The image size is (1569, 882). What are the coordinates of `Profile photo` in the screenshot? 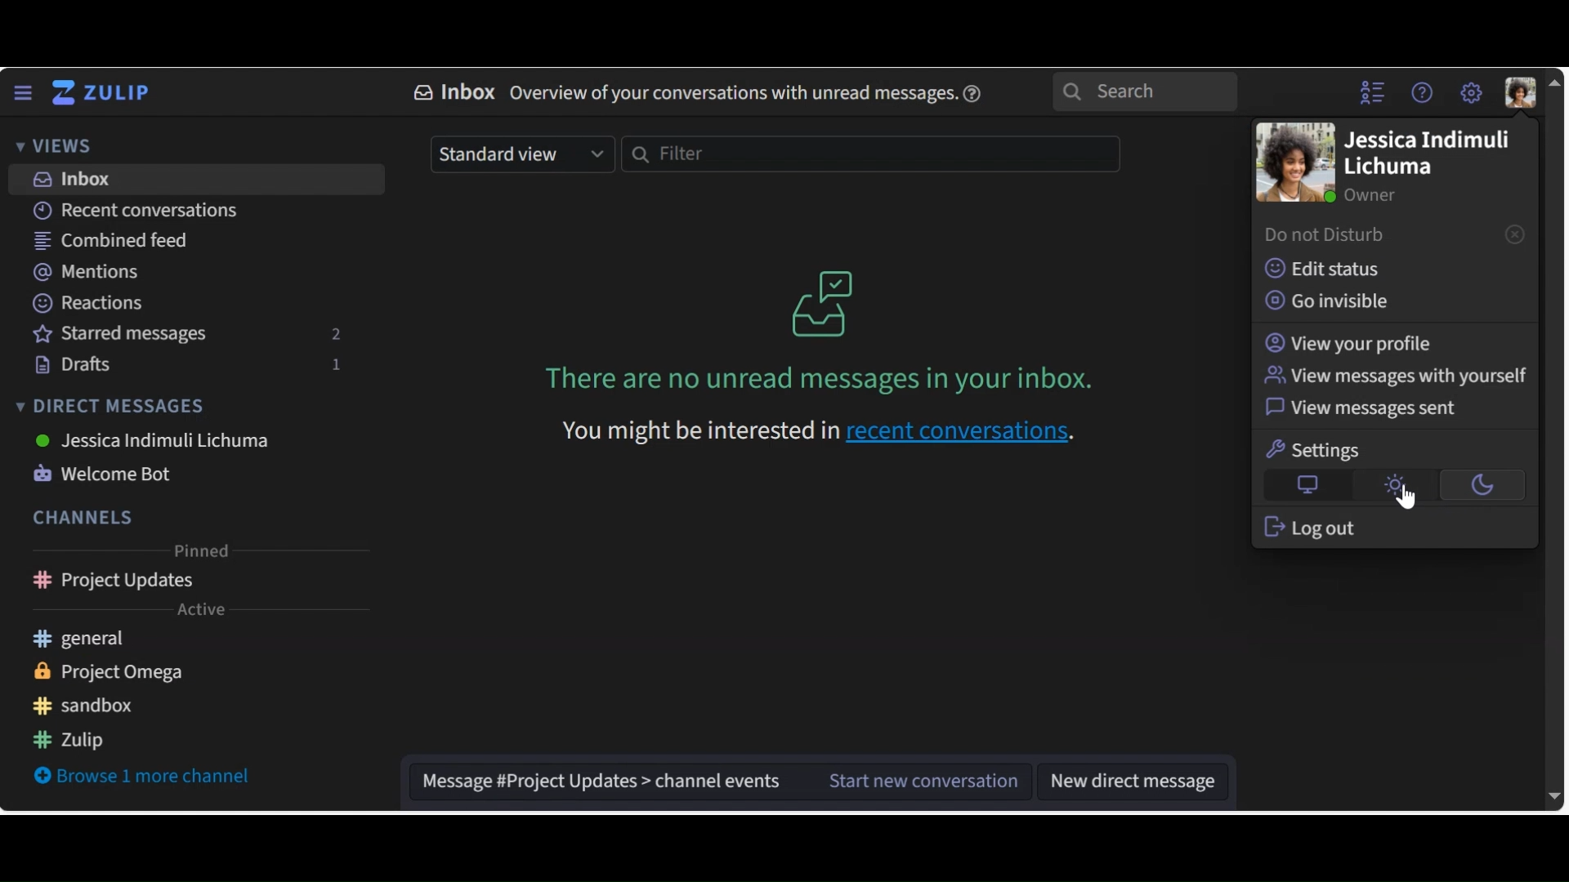 It's located at (1294, 163).